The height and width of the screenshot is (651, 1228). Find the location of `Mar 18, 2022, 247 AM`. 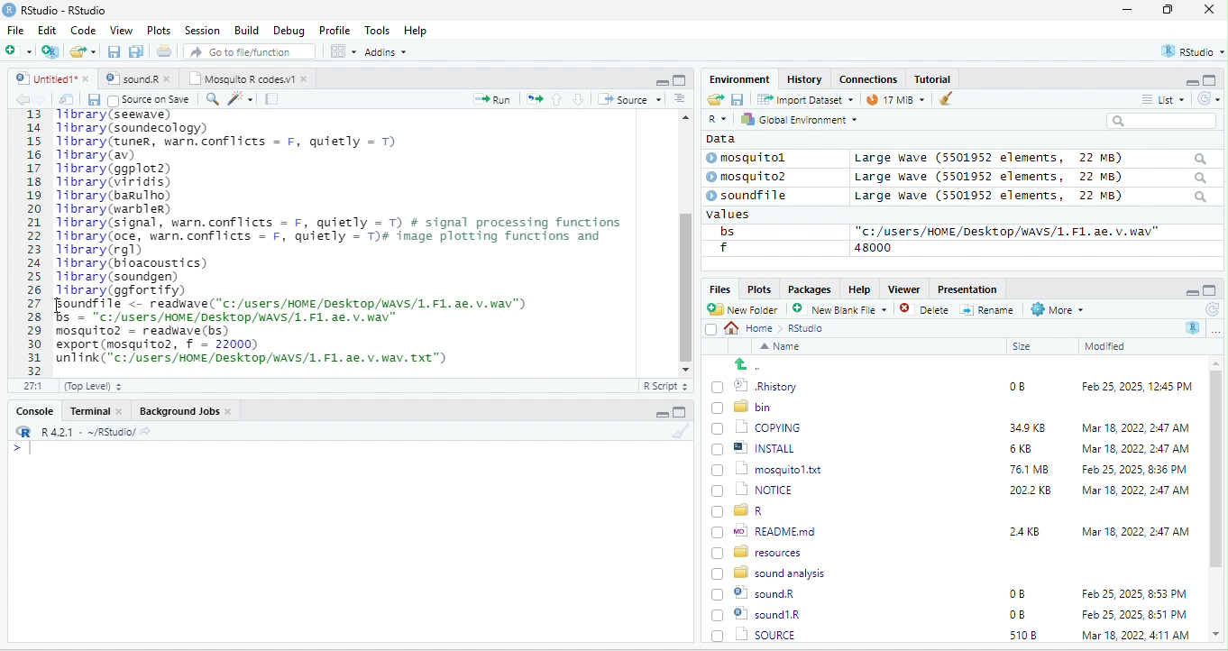

Mar 18, 2022, 247 AM is located at coordinates (1136, 427).